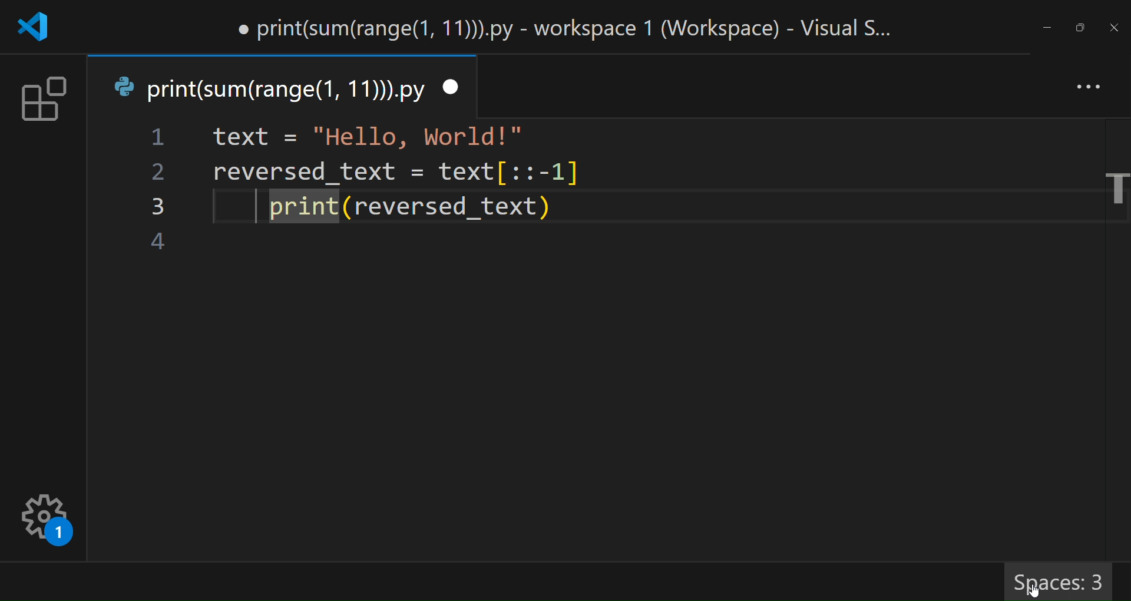 This screenshot has width=1131, height=601. What do you see at coordinates (1115, 309) in the screenshot?
I see `scroll bar` at bounding box center [1115, 309].